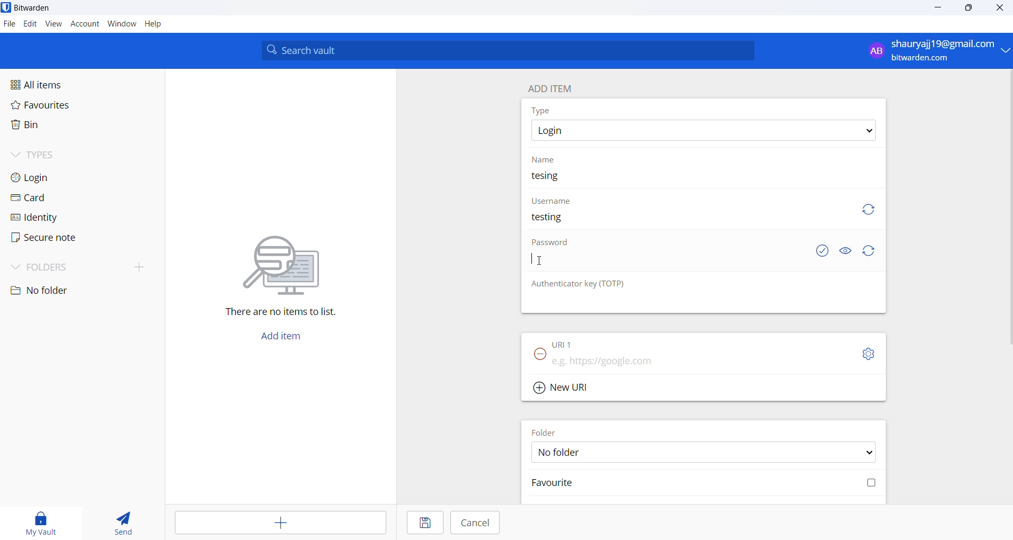 The height and width of the screenshot is (540, 1013). I want to click on Name text box, so click(698, 179).